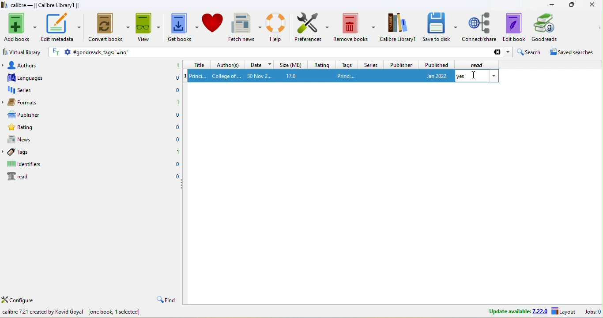 This screenshot has width=603, height=318. What do you see at coordinates (290, 64) in the screenshot?
I see `size` at bounding box center [290, 64].